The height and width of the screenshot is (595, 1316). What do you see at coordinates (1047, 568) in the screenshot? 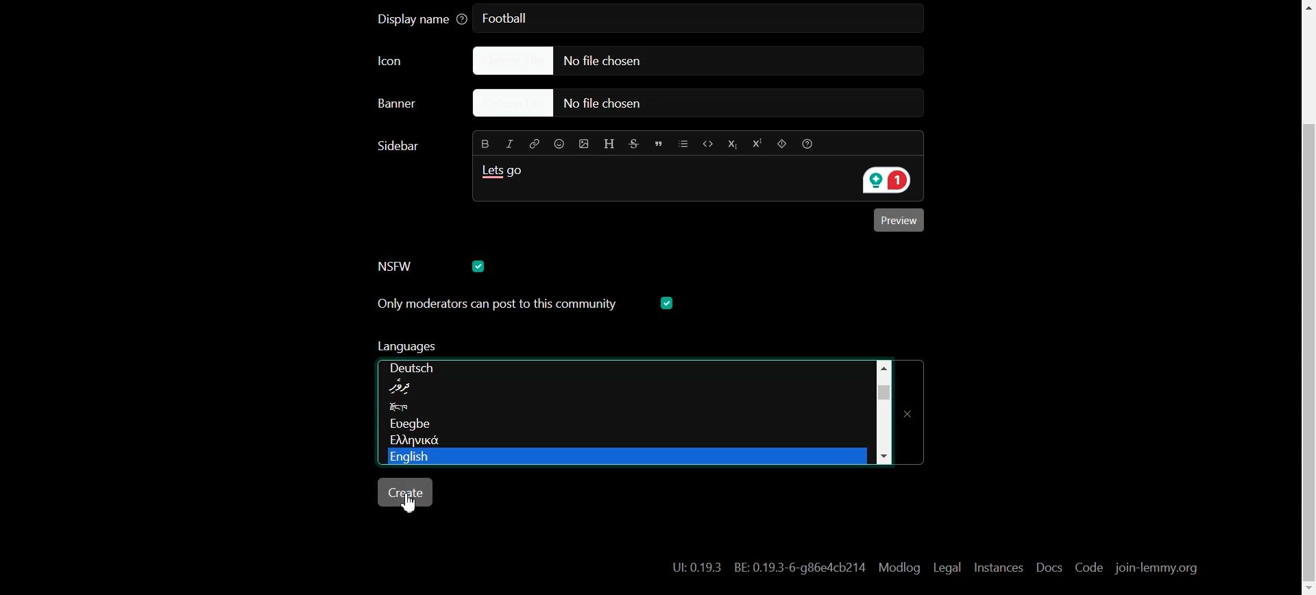
I see `Docs` at bounding box center [1047, 568].